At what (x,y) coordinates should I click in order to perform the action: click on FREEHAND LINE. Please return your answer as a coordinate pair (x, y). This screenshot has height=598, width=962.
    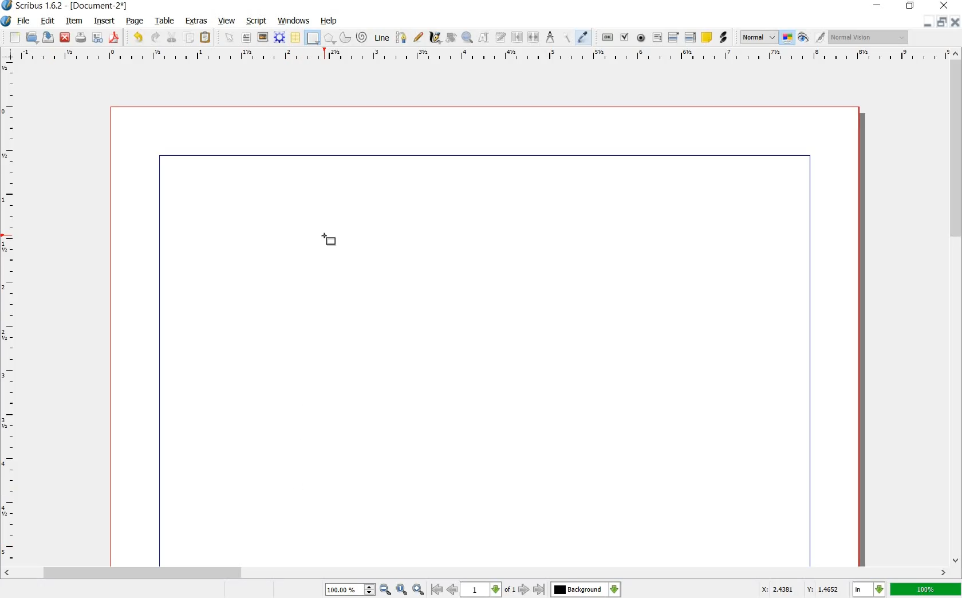
    Looking at the image, I should click on (419, 38).